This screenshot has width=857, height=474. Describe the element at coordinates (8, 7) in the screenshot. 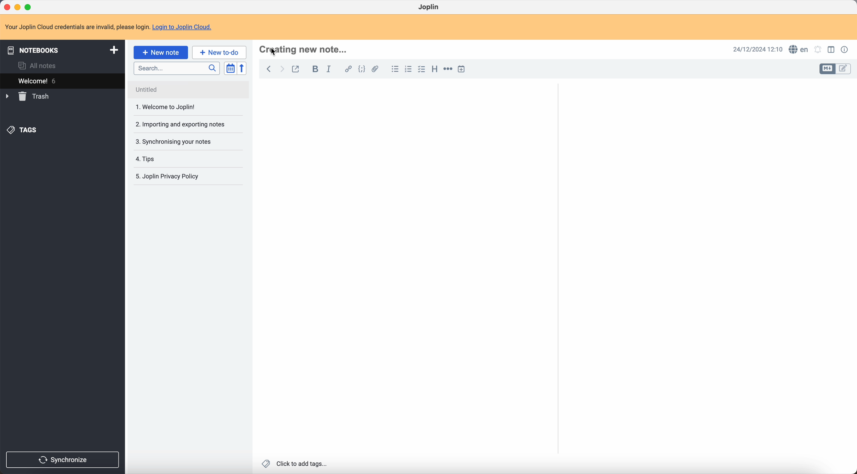

I see `close` at that location.